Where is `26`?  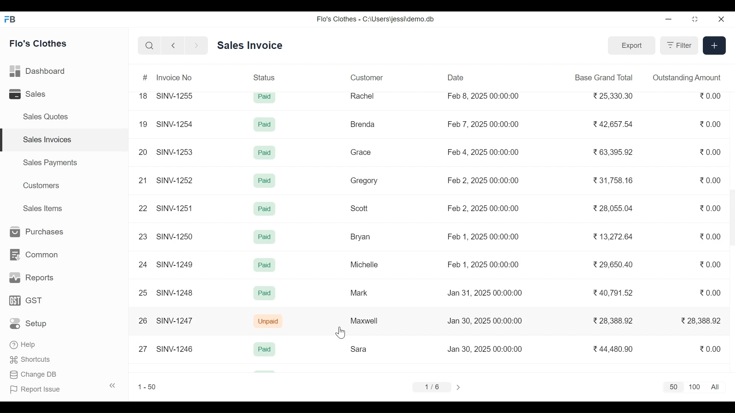 26 is located at coordinates (143, 321).